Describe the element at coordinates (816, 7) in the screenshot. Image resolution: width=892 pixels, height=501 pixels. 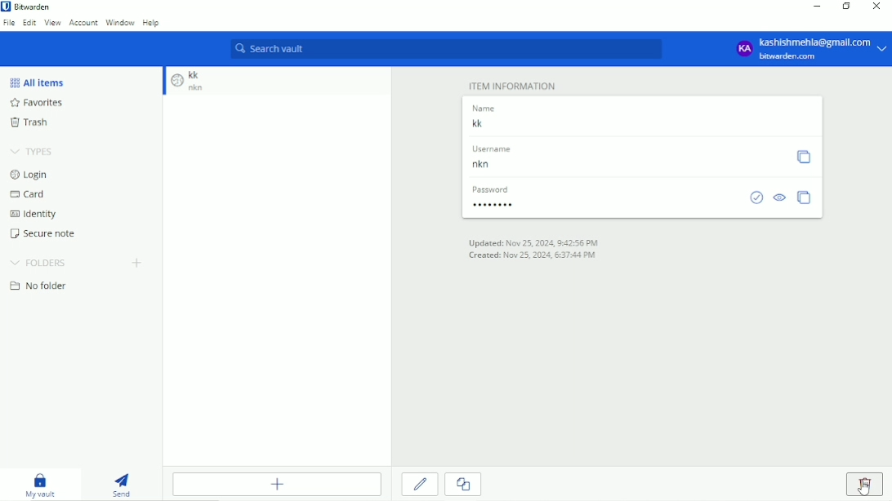
I see `Minimize` at that location.